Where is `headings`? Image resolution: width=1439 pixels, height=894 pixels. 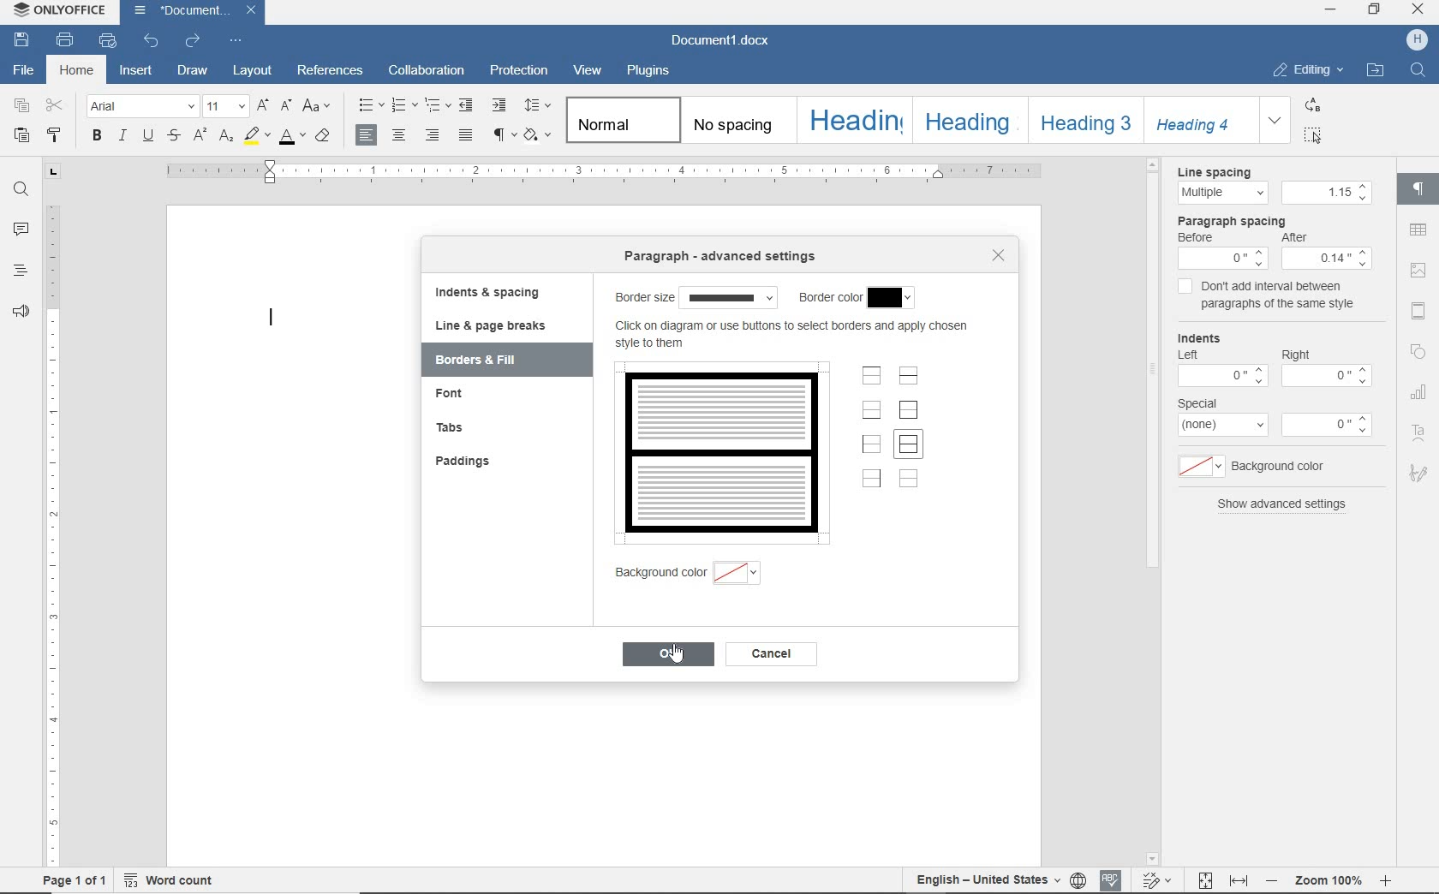
headings is located at coordinates (20, 270).